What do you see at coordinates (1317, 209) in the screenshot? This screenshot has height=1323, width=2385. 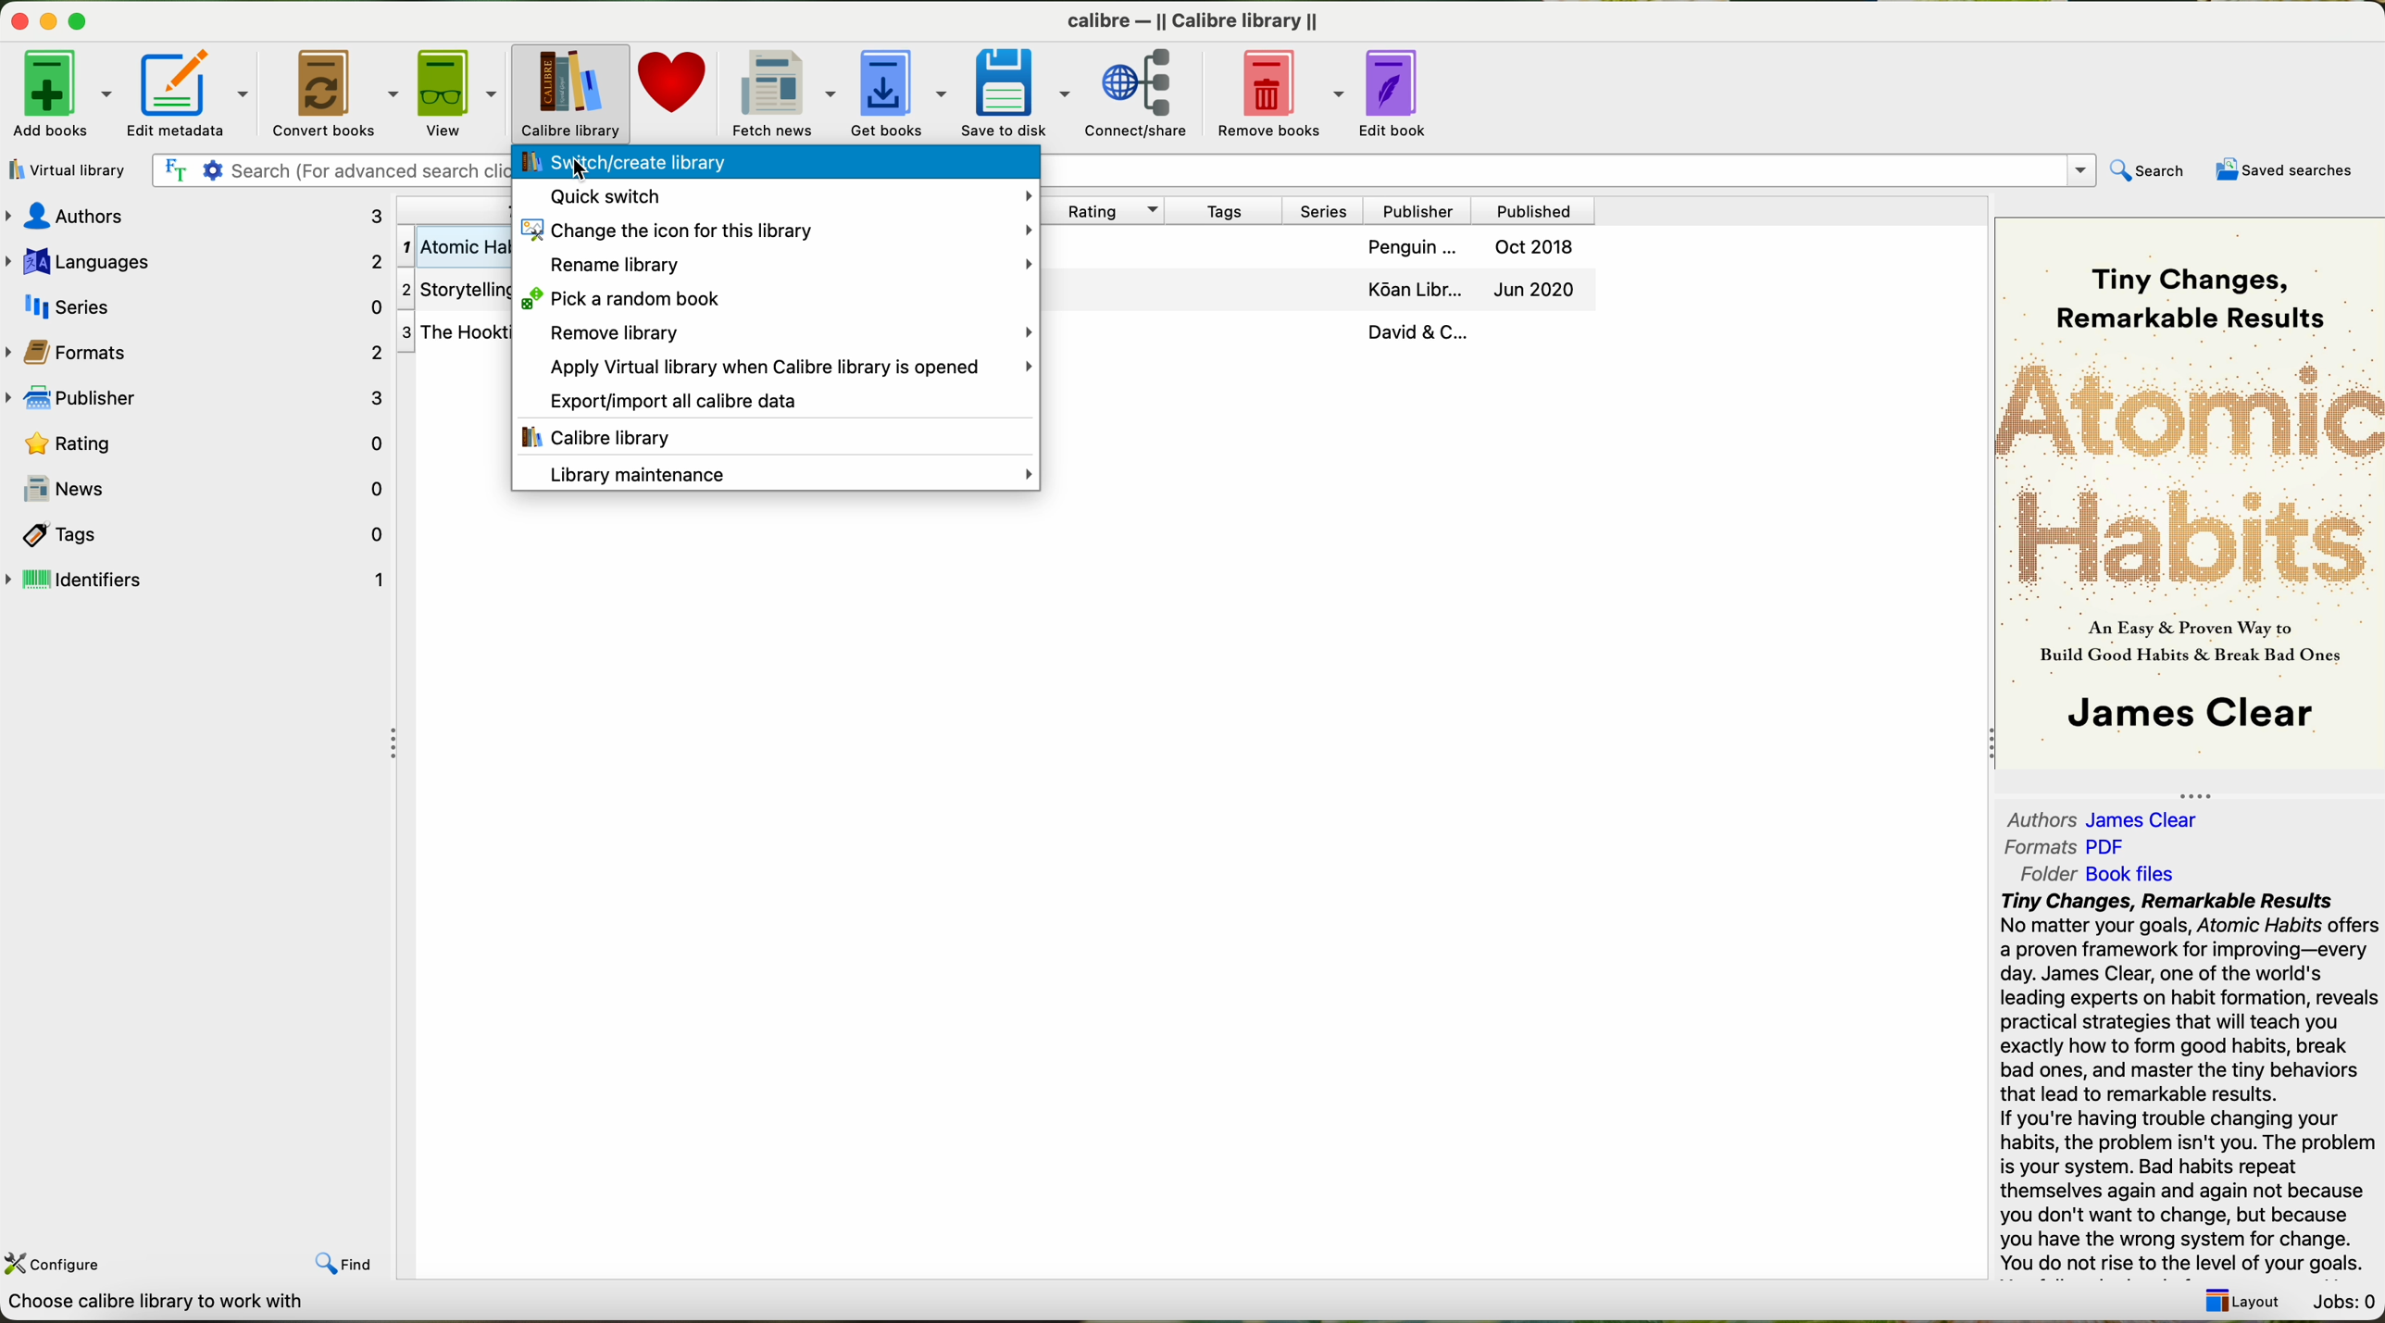 I see `series` at bounding box center [1317, 209].